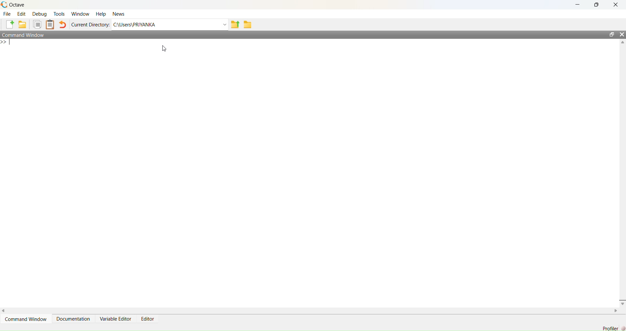  I want to click on Down, so click(622, 304).